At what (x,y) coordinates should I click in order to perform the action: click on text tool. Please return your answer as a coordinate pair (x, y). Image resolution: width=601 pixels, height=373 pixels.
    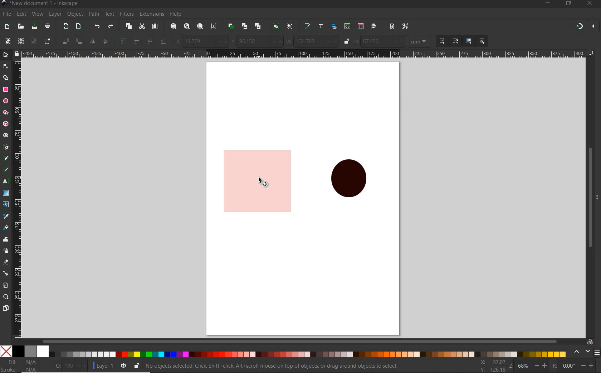
    Looking at the image, I should click on (5, 182).